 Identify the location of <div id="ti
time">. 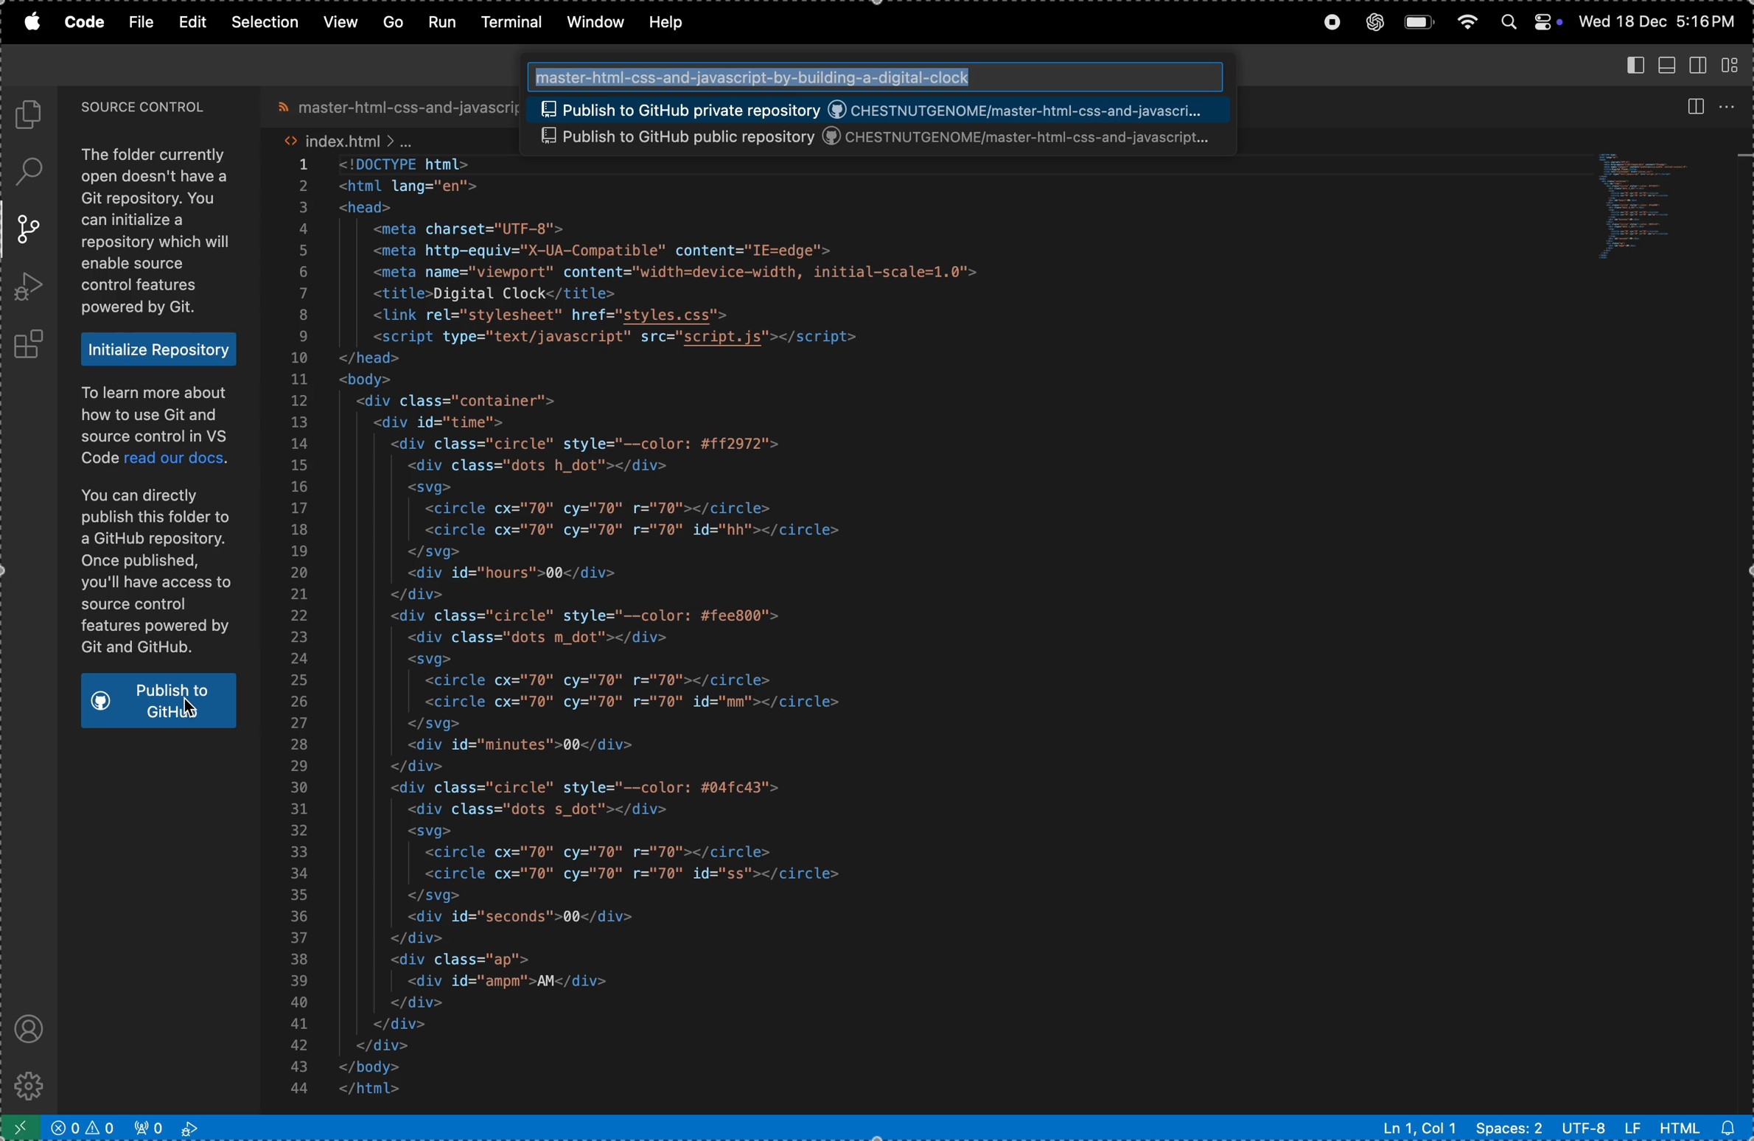
(451, 422).